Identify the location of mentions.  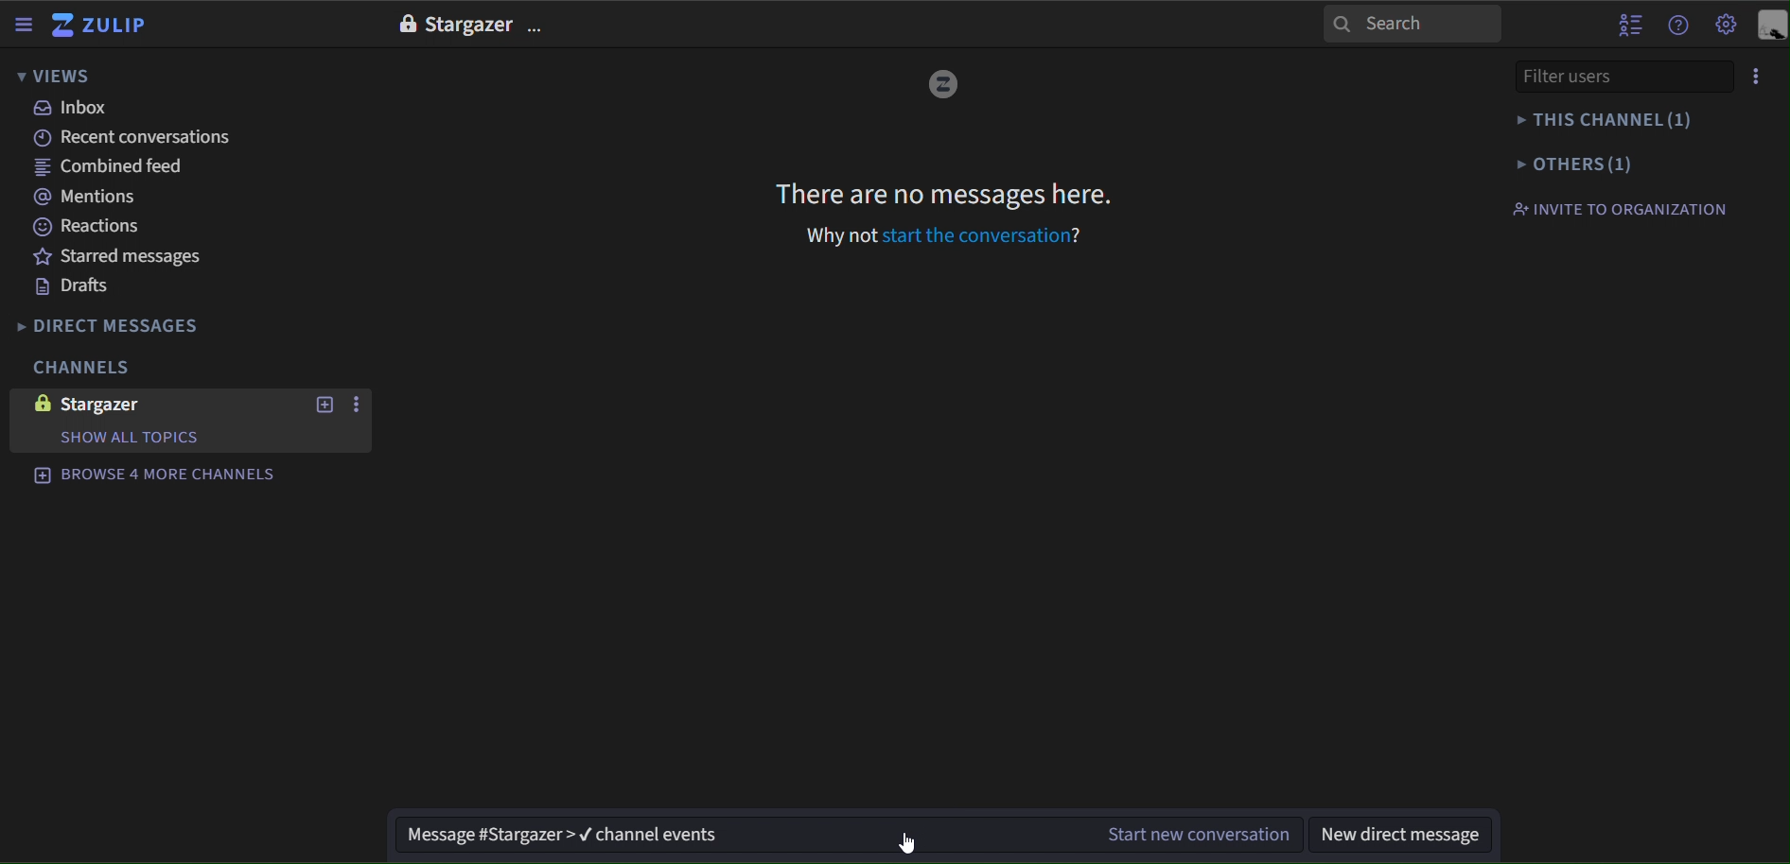
(94, 199).